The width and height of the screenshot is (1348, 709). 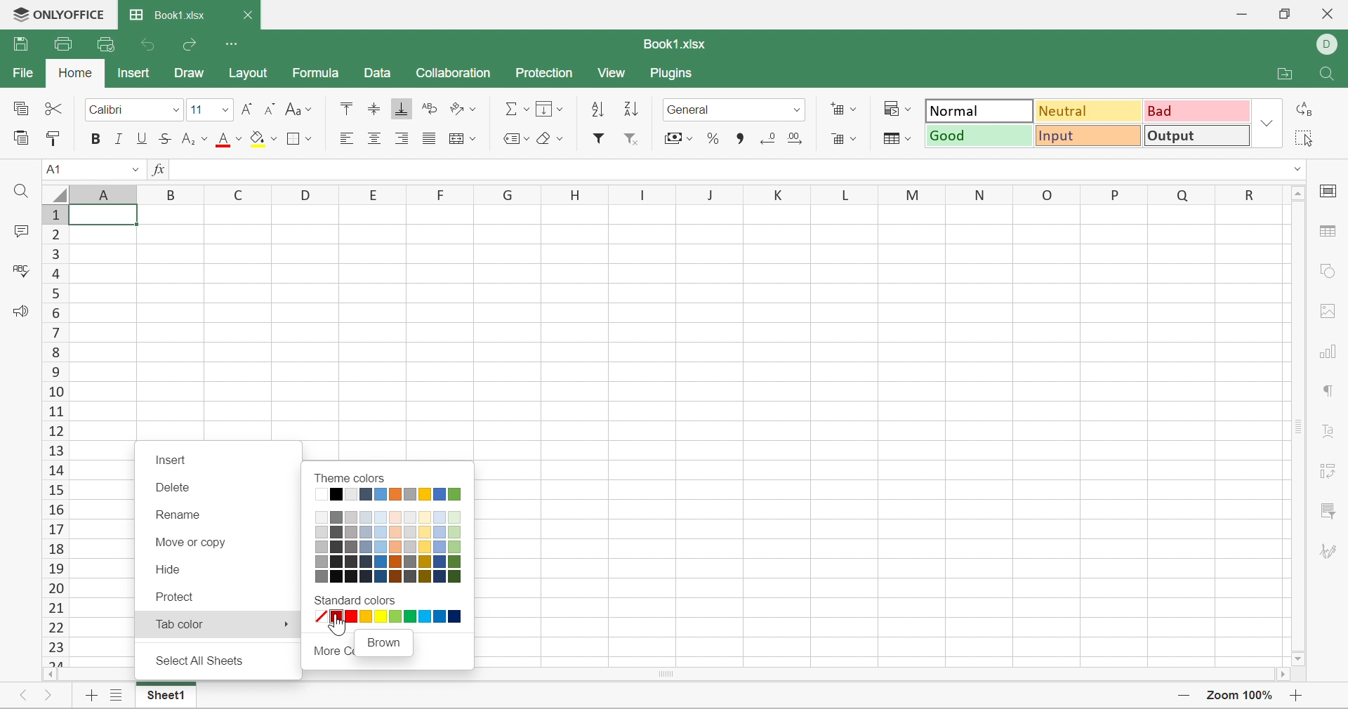 What do you see at coordinates (58, 110) in the screenshot?
I see `Cut` at bounding box center [58, 110].